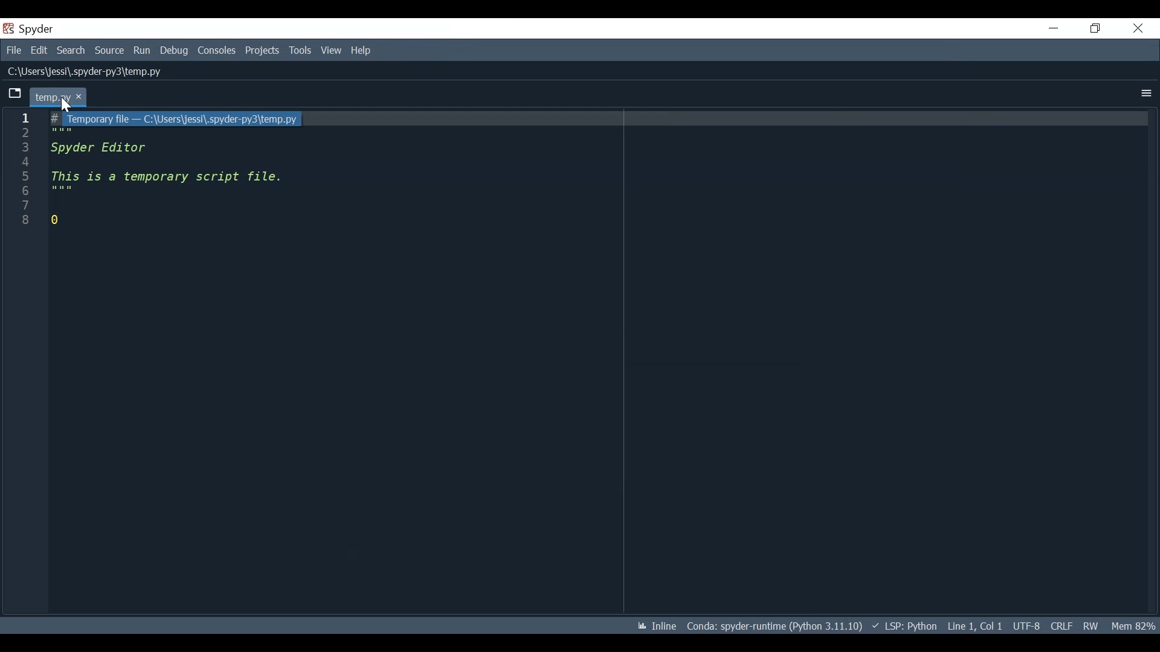 This screenshot has height=652, width=1160. I want to click on File Encoding, so click(1025, 627).